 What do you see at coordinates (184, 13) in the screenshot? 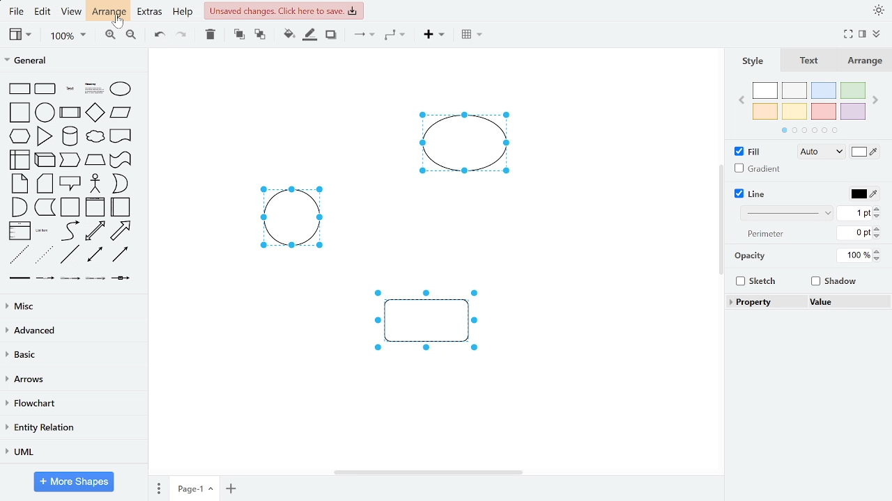
I see `help` at bounding box center [184, 13].